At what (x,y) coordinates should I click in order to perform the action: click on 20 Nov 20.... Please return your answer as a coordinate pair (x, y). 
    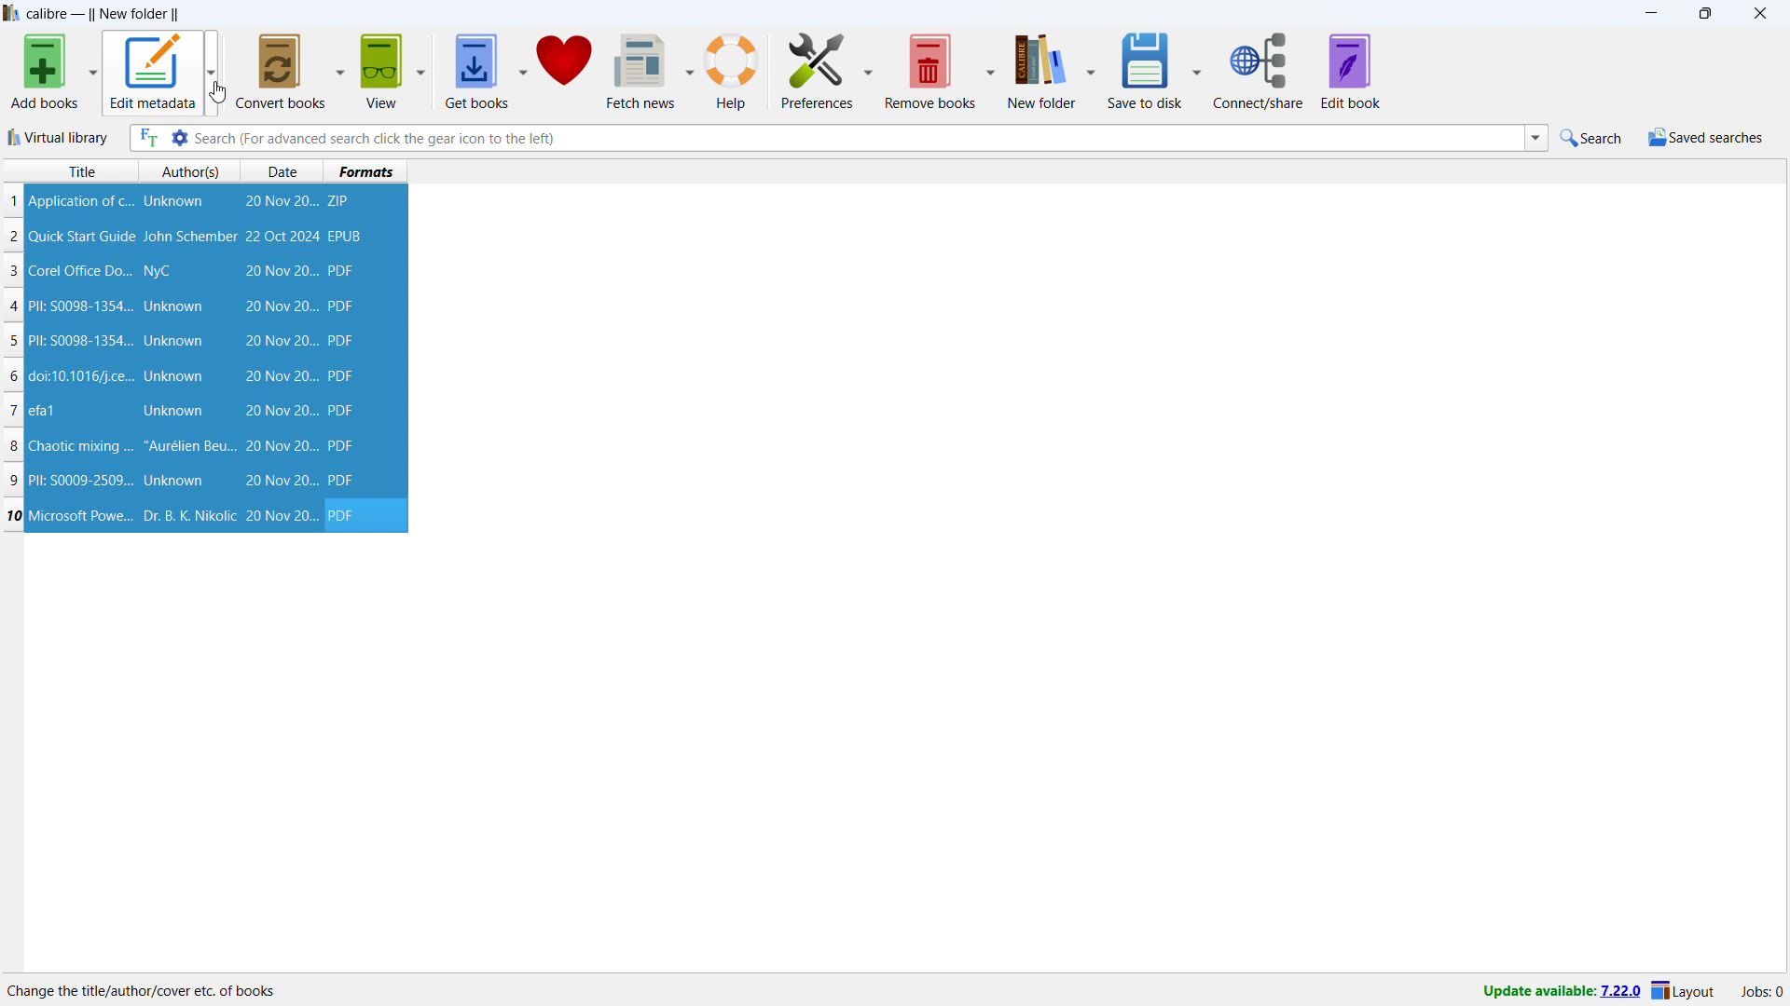
    Looking at the image, I should click on (281, 271).